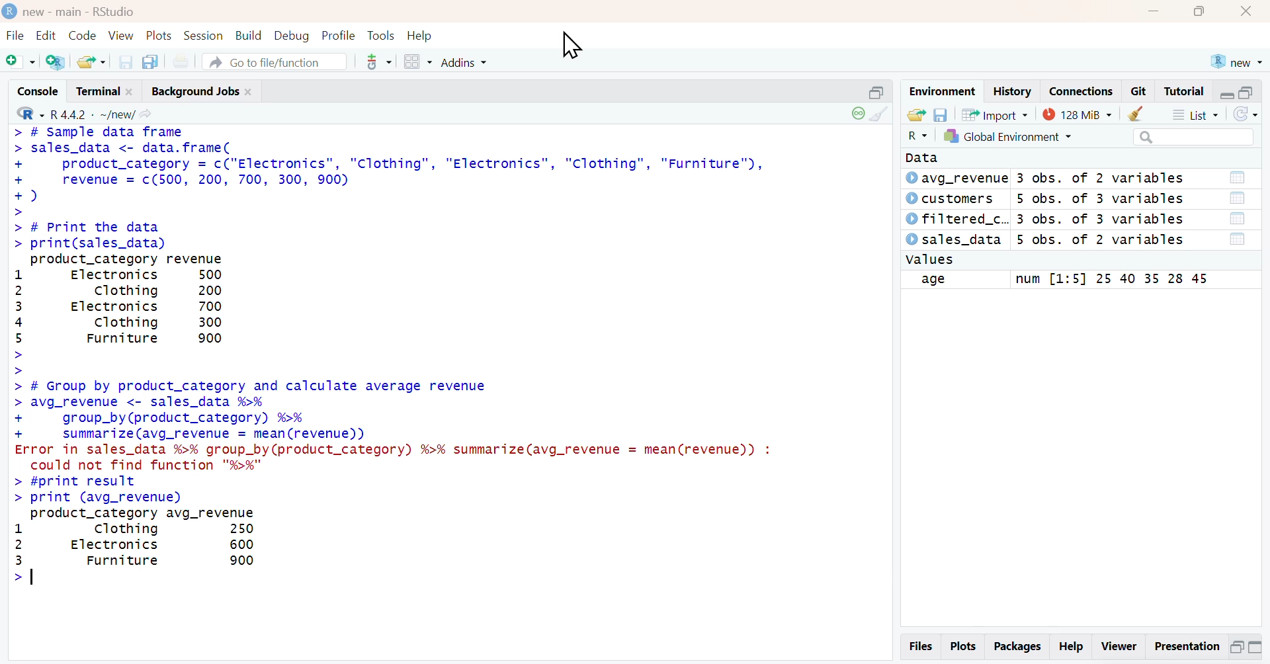  Describe the element at coordinates (102, 114) in the screenshot. I see `R 4.4.2 . ~/new/` at that location.